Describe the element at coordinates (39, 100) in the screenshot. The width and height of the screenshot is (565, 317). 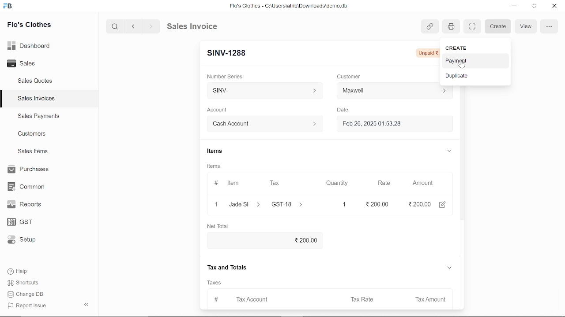
I see `Sales Invoices` at that location.